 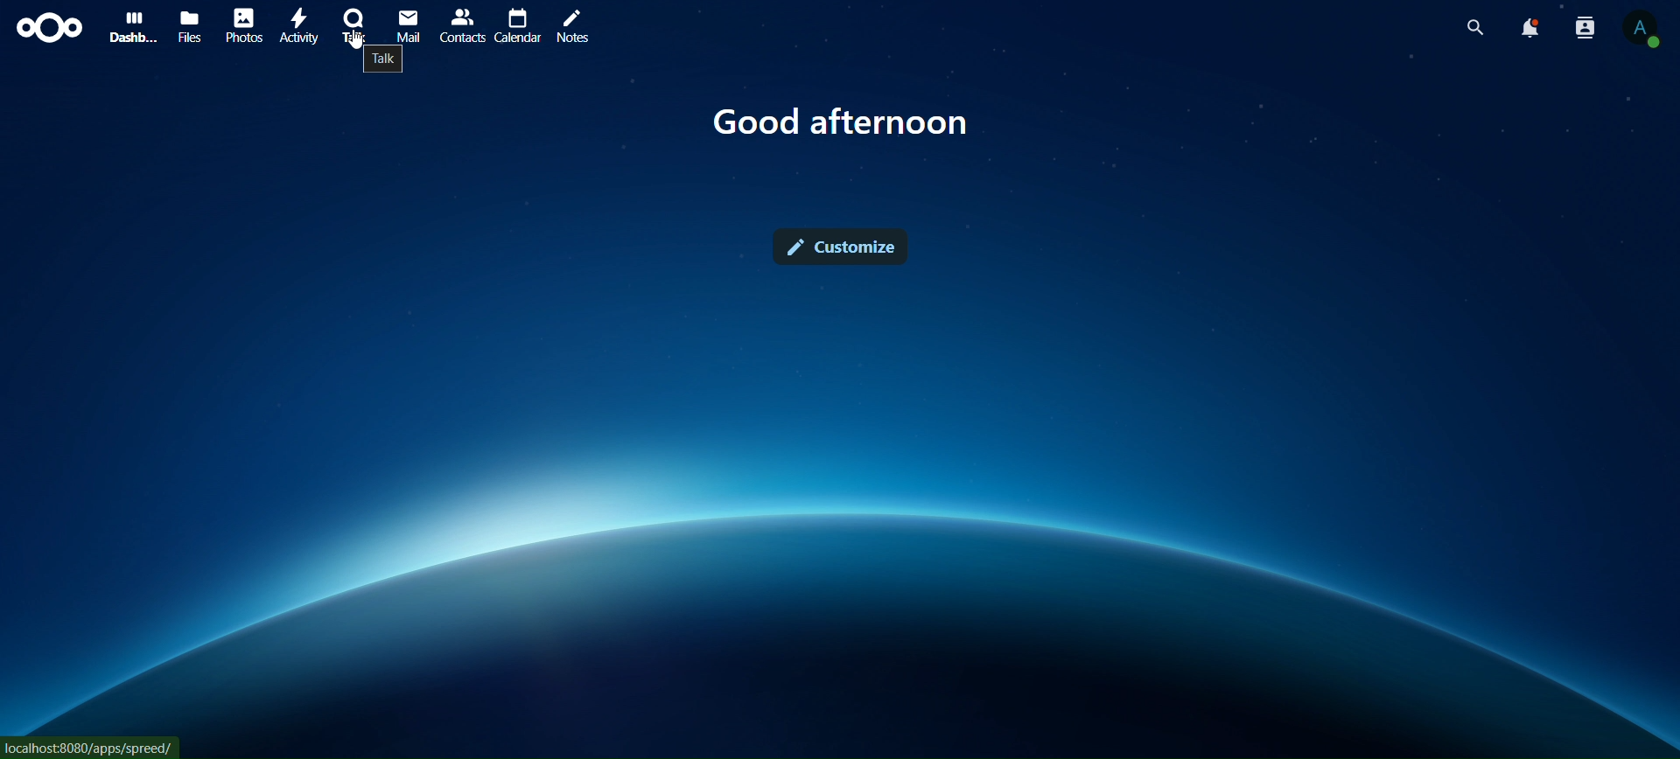 I want to click on icon, so click(x=49, y=29).